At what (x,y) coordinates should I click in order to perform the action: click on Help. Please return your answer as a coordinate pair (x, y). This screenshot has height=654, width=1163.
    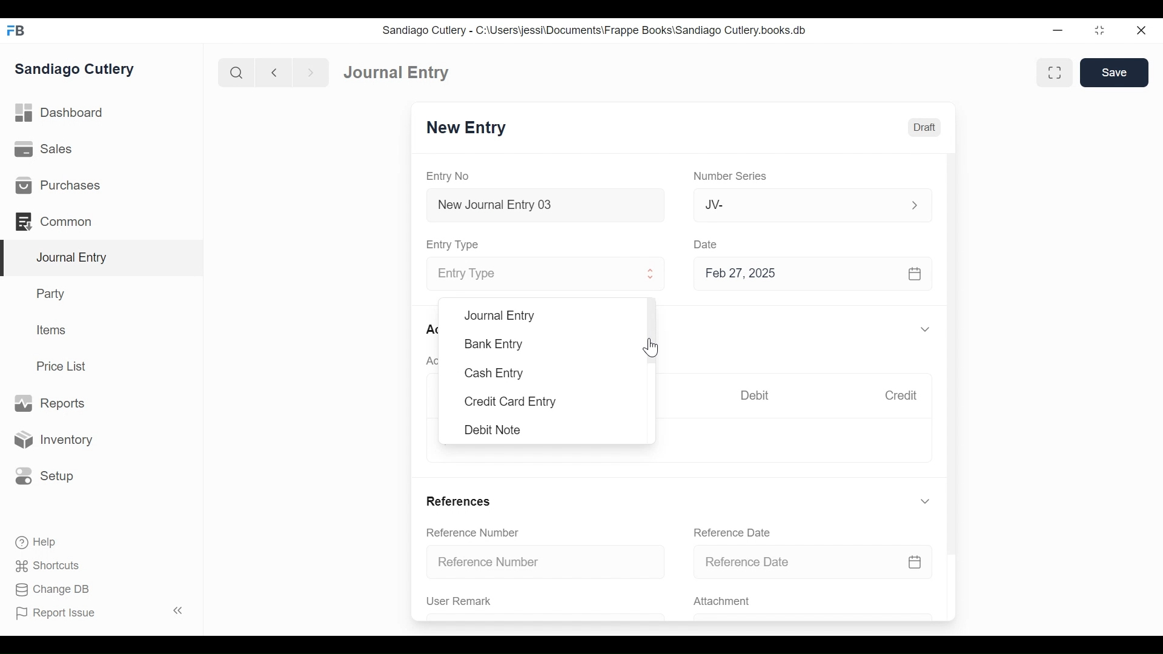
    Looking at the image, I should click on (37, 543).